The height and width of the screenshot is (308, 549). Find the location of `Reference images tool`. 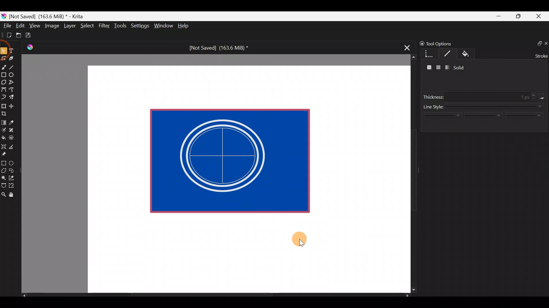

Reference images tool is located at coordinates (6, 153).